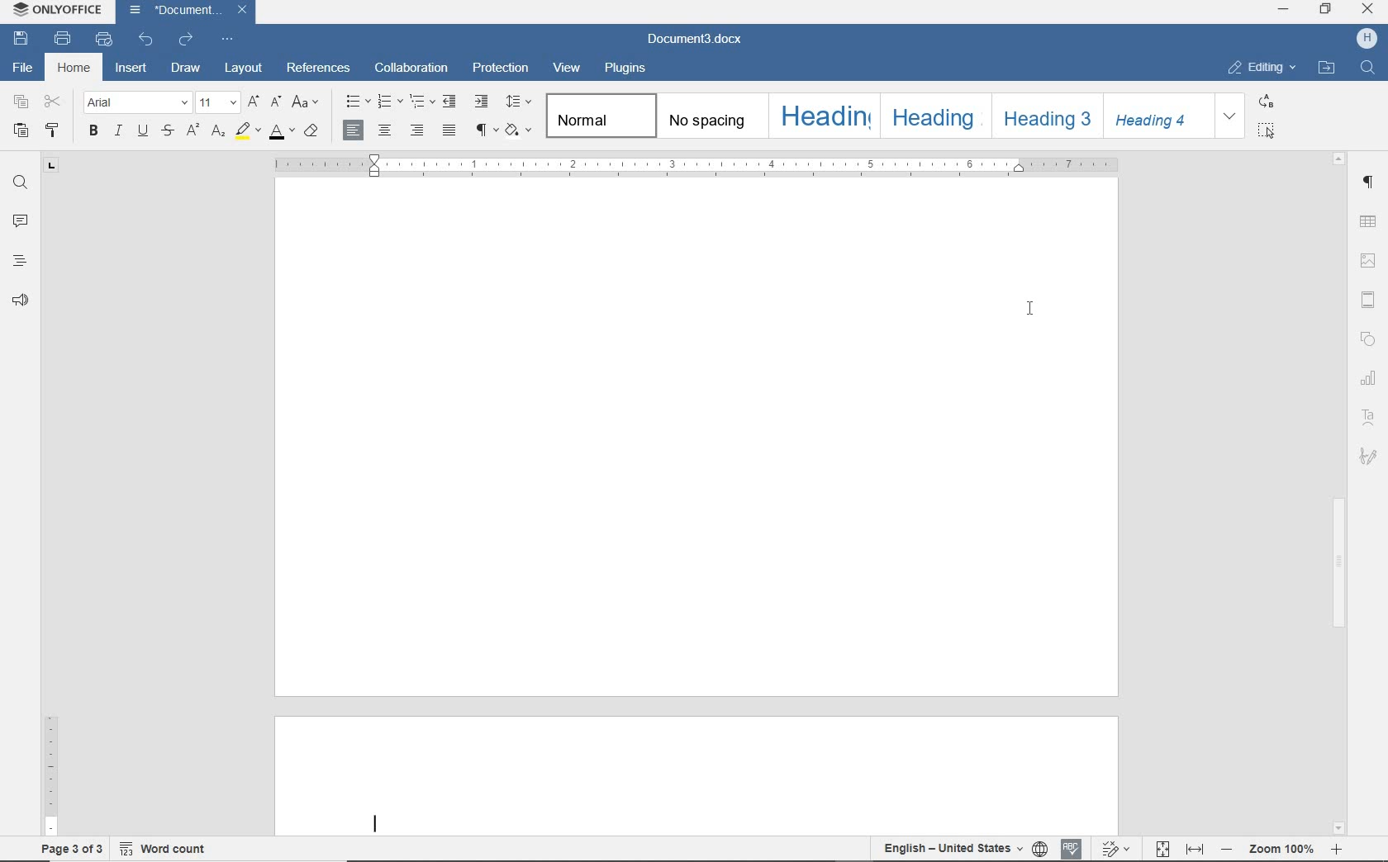  I want to click on SUPERSCRIPT, so click(193, 130).